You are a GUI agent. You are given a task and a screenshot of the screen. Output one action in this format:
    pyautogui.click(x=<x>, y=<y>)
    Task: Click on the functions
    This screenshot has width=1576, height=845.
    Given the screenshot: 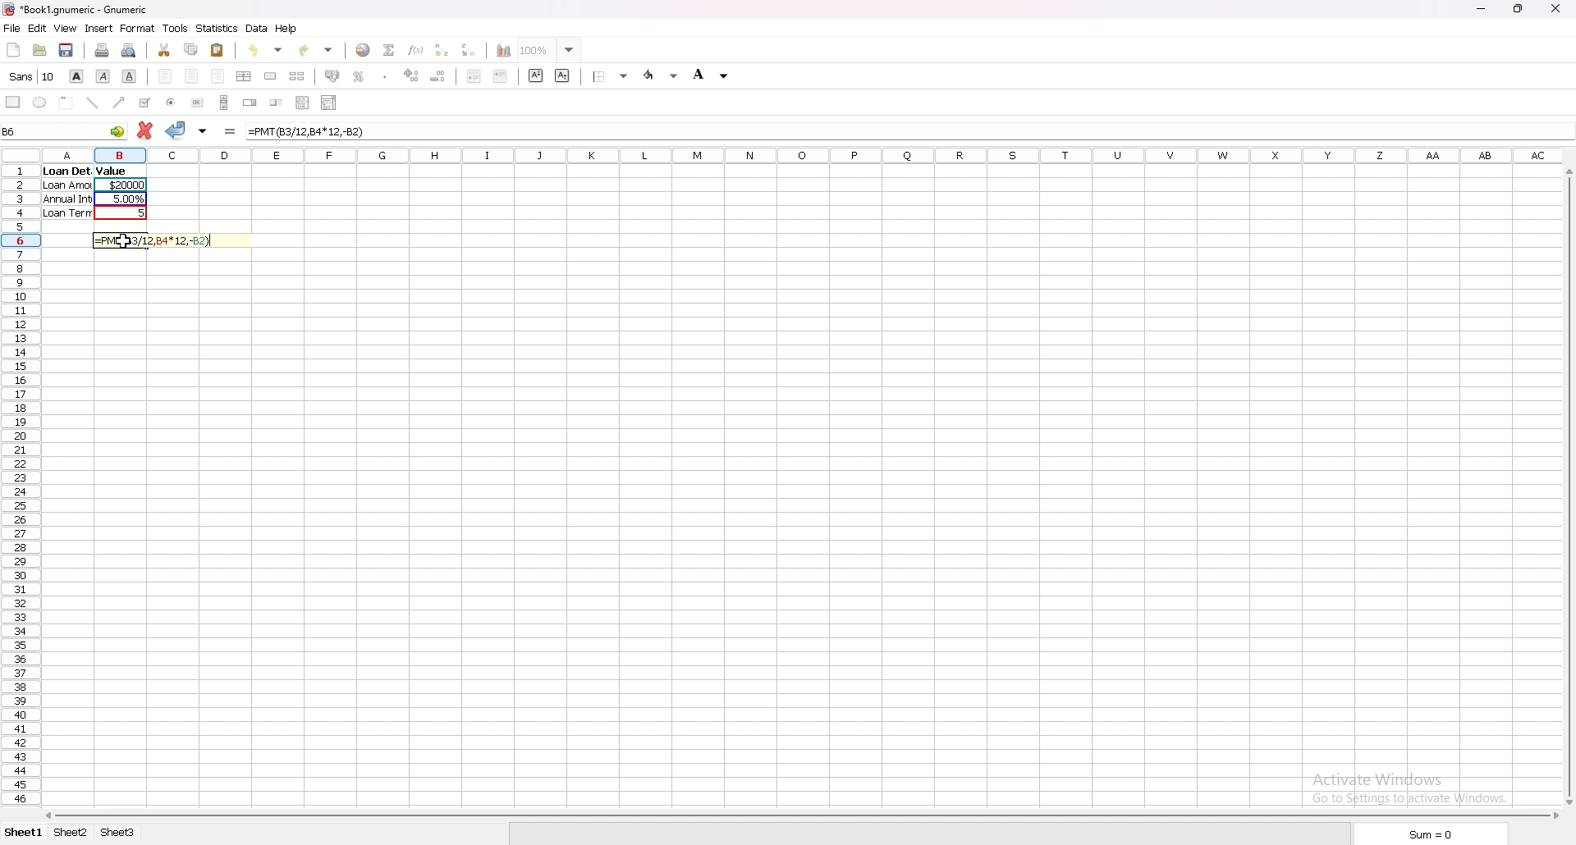 What is the action you would take?
    pyautogui.click(x=417, y=51)
    